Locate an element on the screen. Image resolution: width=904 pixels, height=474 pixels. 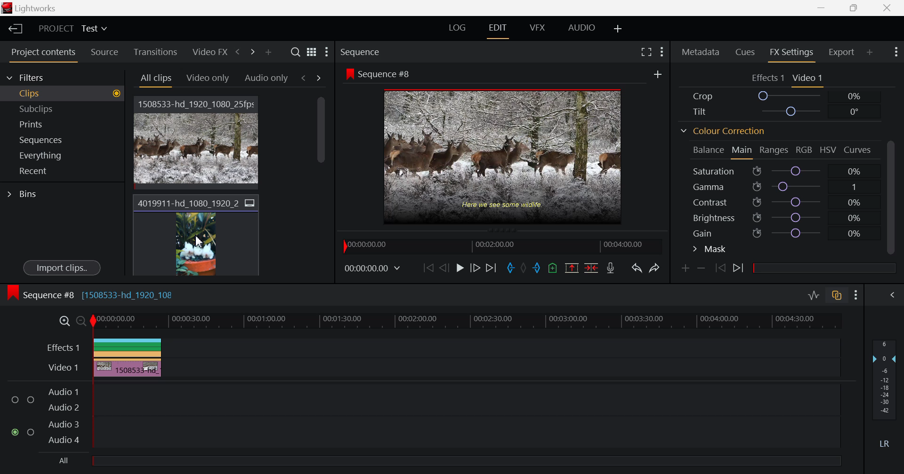
All is located at coordinates (429, 461).